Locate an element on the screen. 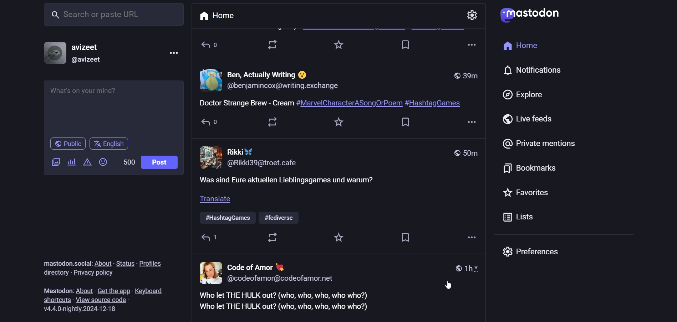 The height and width of the screenshot is (322, 677). English is located at coordinates (113, 143).